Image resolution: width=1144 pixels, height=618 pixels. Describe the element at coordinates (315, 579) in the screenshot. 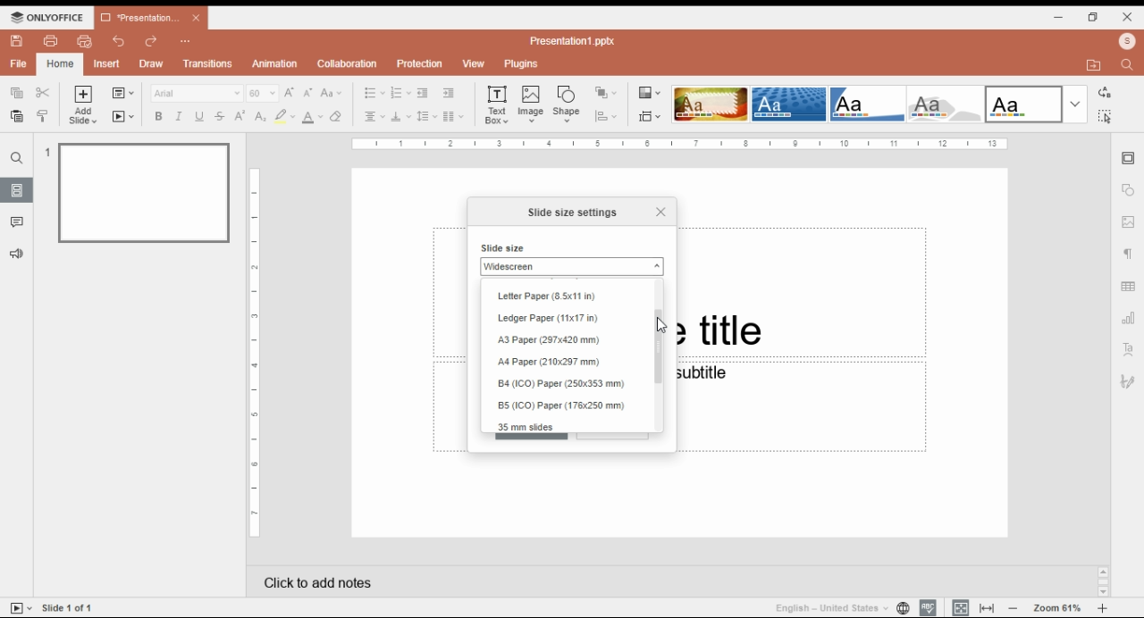

I see `click add notes` at that location.